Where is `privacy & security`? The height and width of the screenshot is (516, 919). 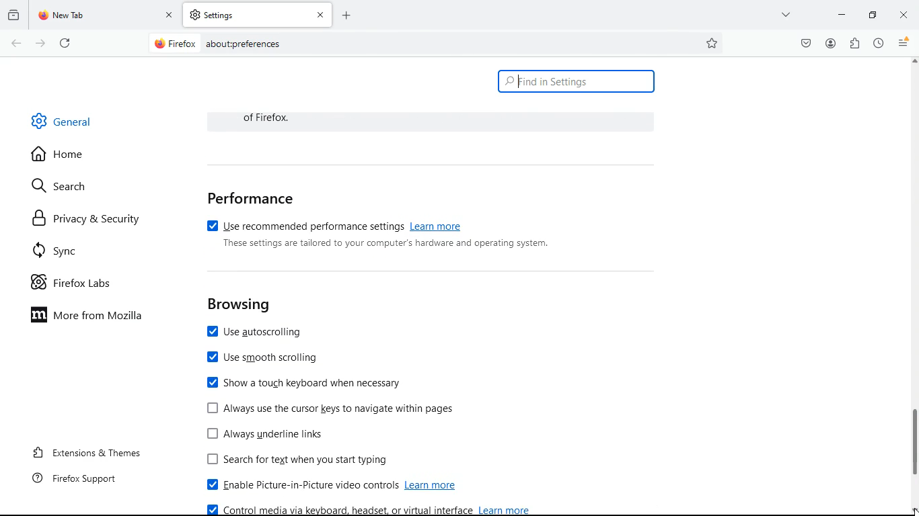 privacy & security is located at coordinates (87, 218).